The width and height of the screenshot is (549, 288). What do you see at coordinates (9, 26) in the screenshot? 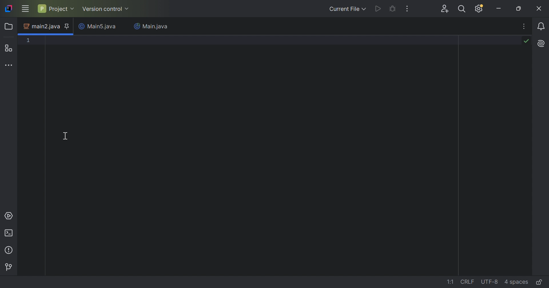
I see `Folder icon` at bounding box center [9, 26].